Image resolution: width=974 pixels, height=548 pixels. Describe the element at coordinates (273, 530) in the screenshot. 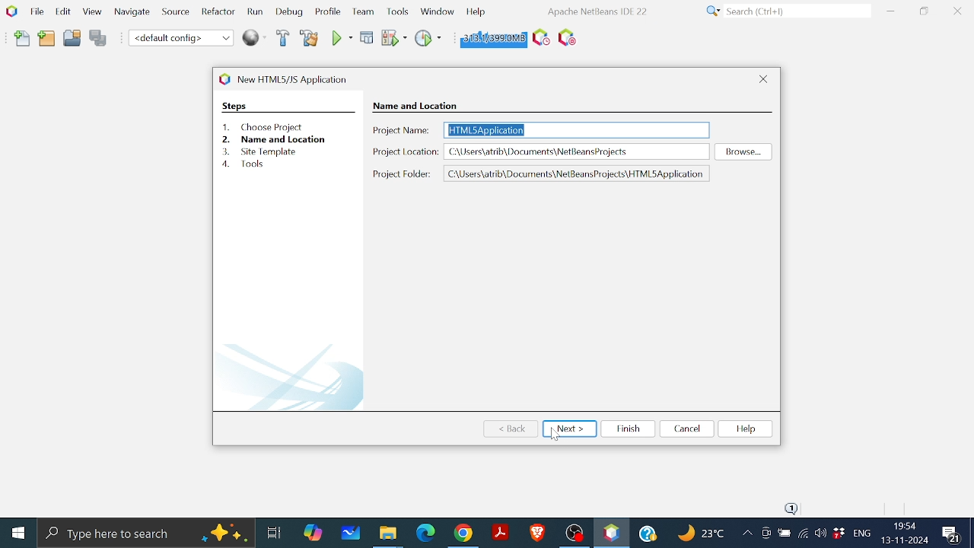

I see `Task view` at that location.